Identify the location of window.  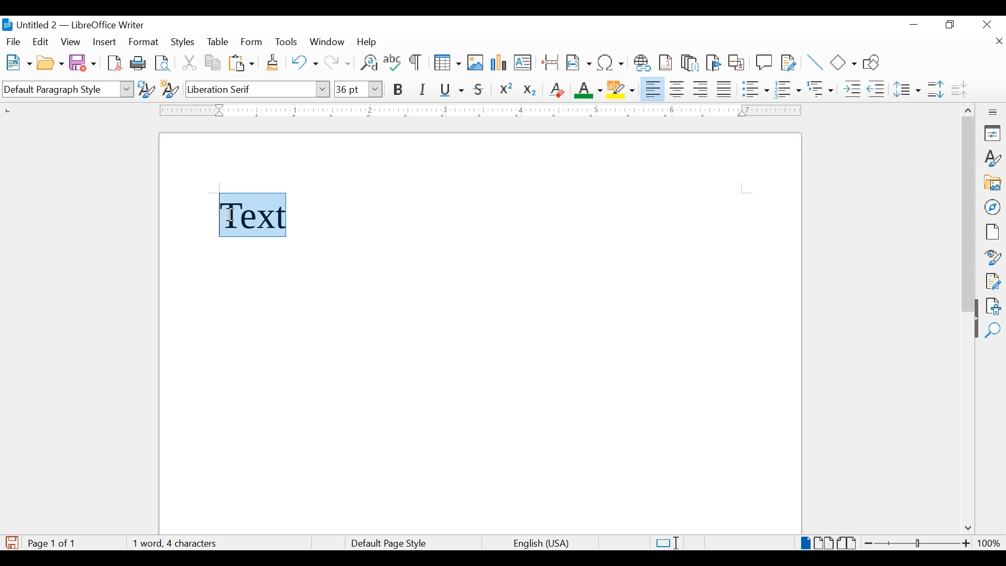
(328, 42).